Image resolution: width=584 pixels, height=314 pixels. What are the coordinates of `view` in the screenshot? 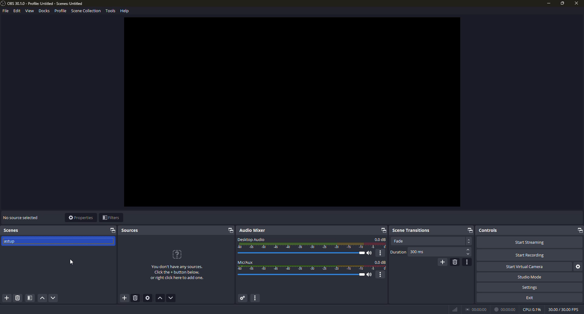 It's located at (29, 11).